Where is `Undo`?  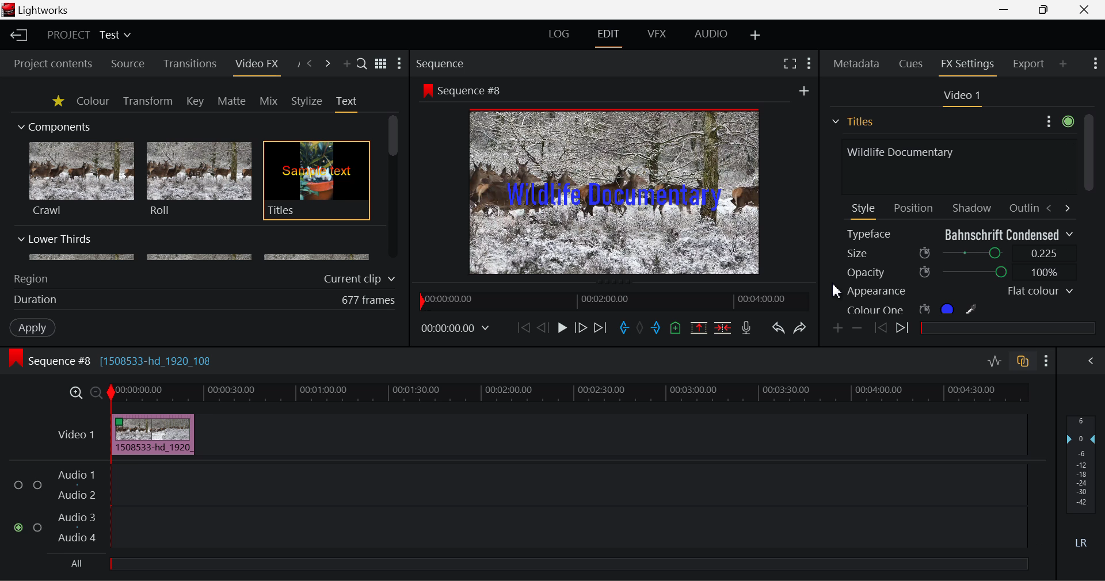 Undo is located at coordinates (778, 329).